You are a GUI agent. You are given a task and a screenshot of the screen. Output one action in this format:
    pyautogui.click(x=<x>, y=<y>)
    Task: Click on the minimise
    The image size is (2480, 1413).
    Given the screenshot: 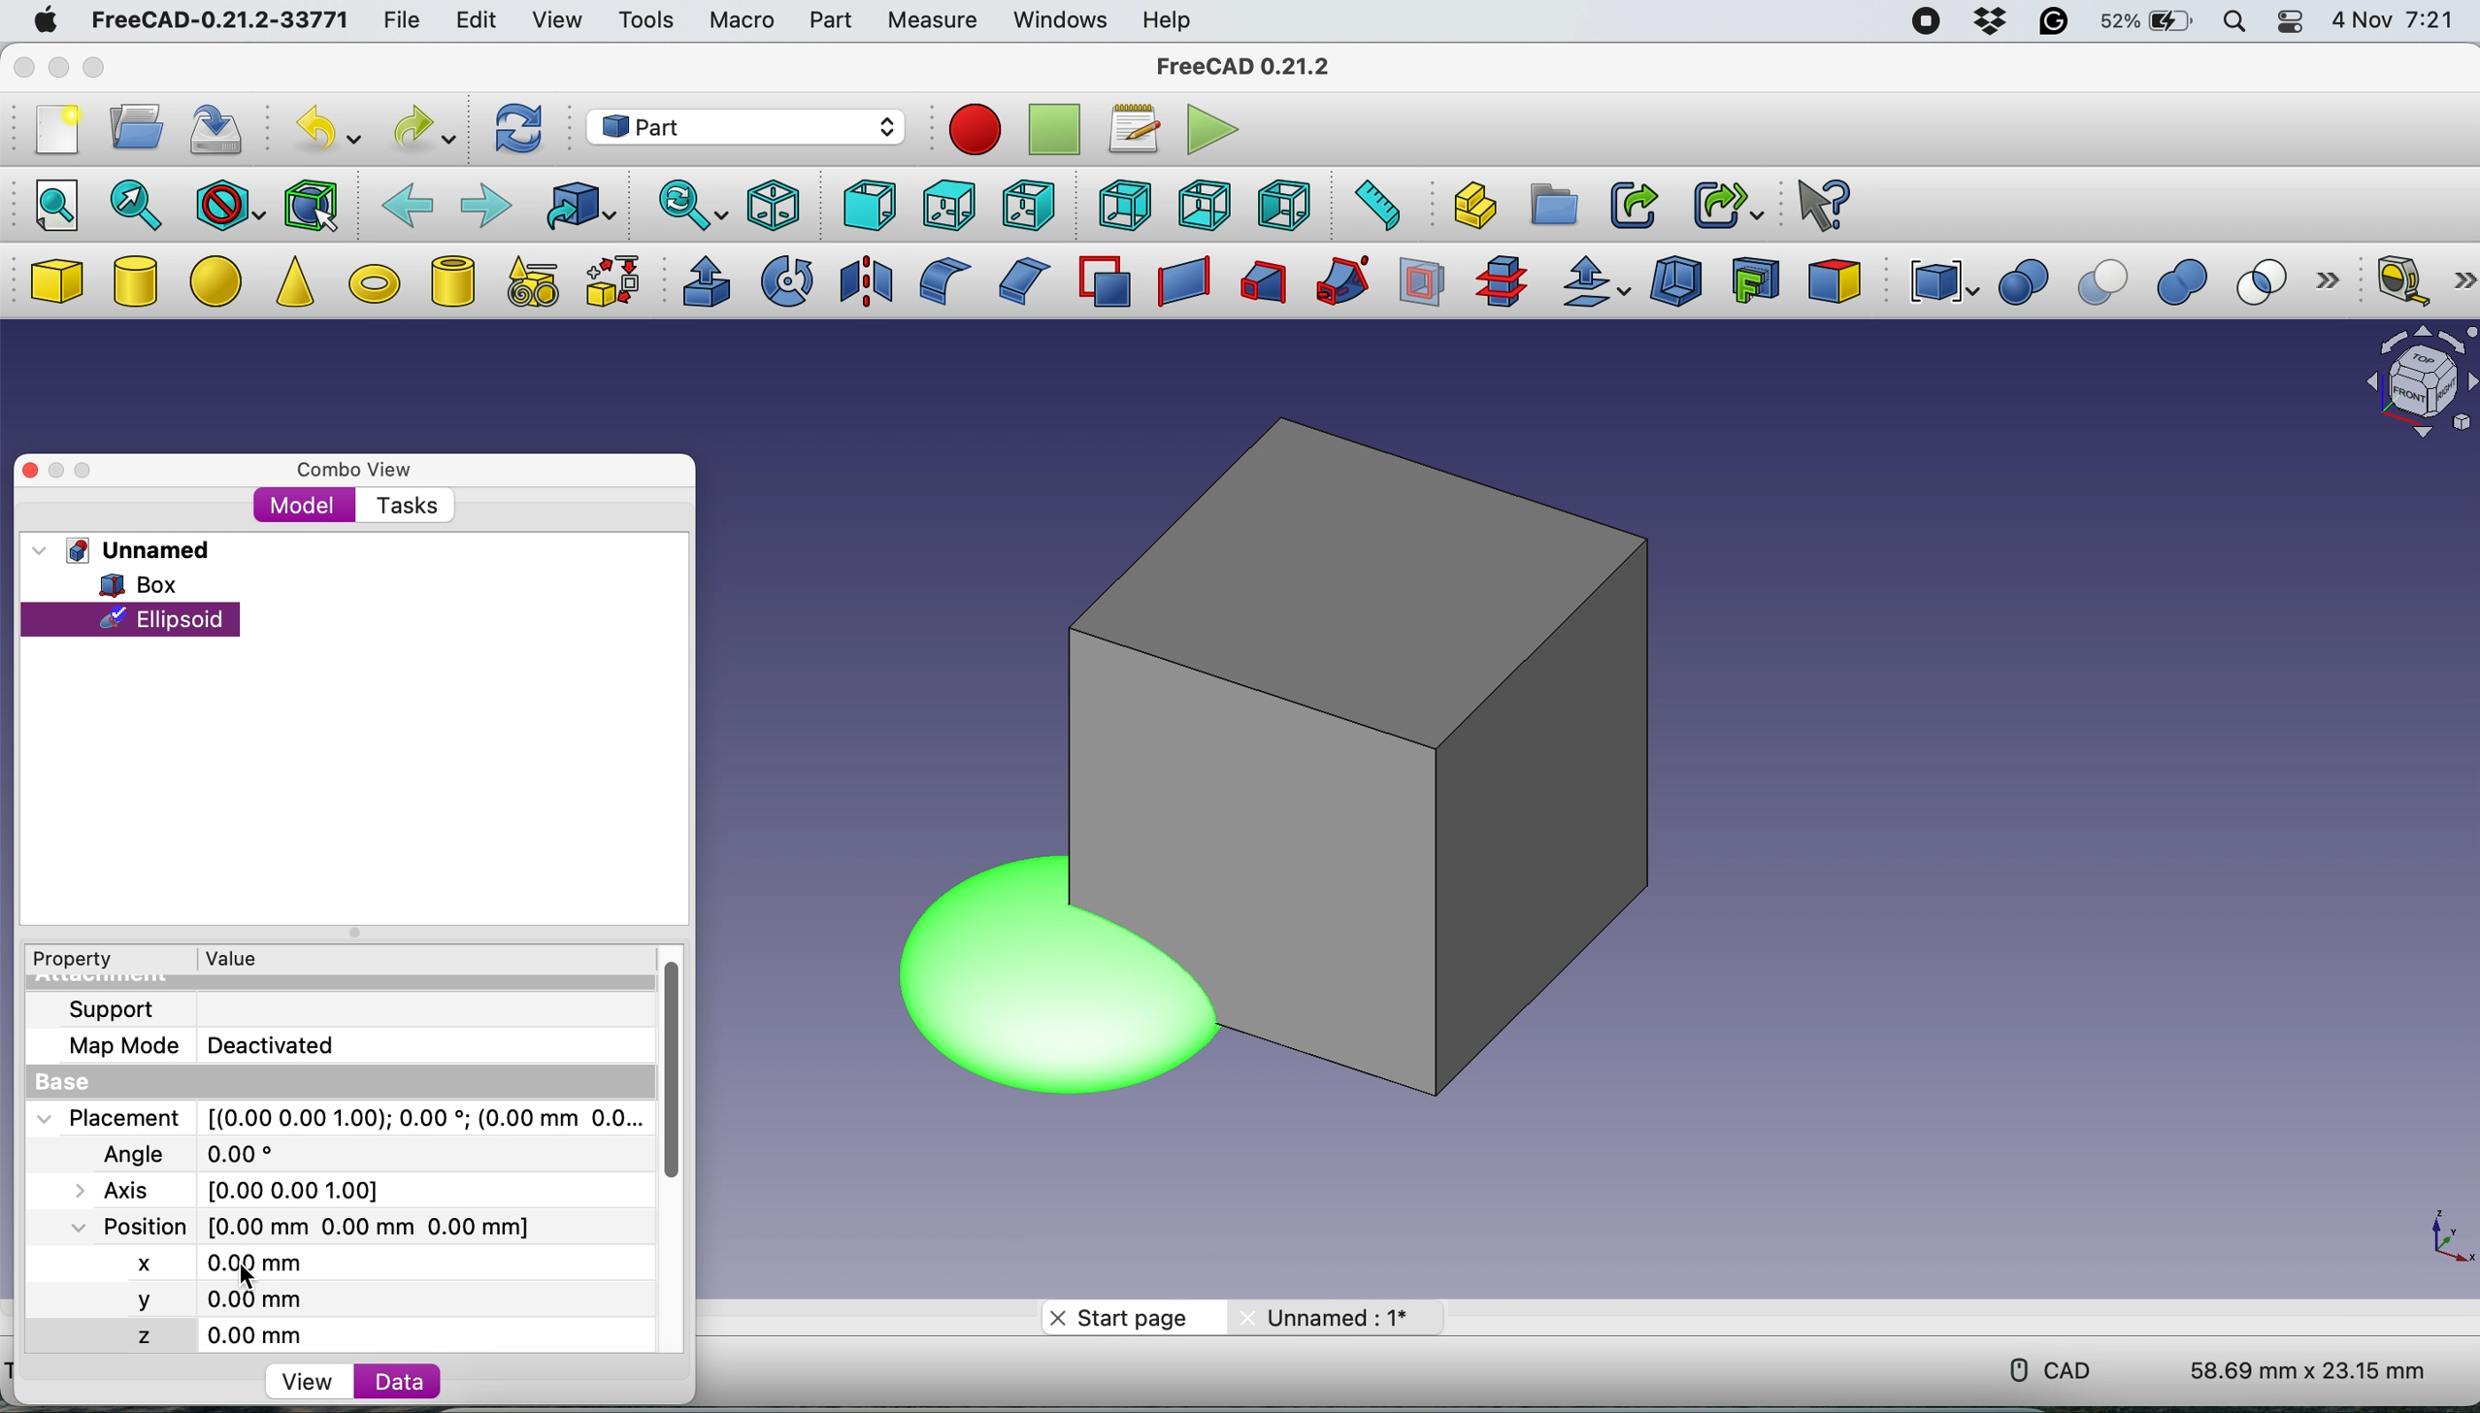 What is the action you would take?
    pyautogui.click(x=59, y=471)
    